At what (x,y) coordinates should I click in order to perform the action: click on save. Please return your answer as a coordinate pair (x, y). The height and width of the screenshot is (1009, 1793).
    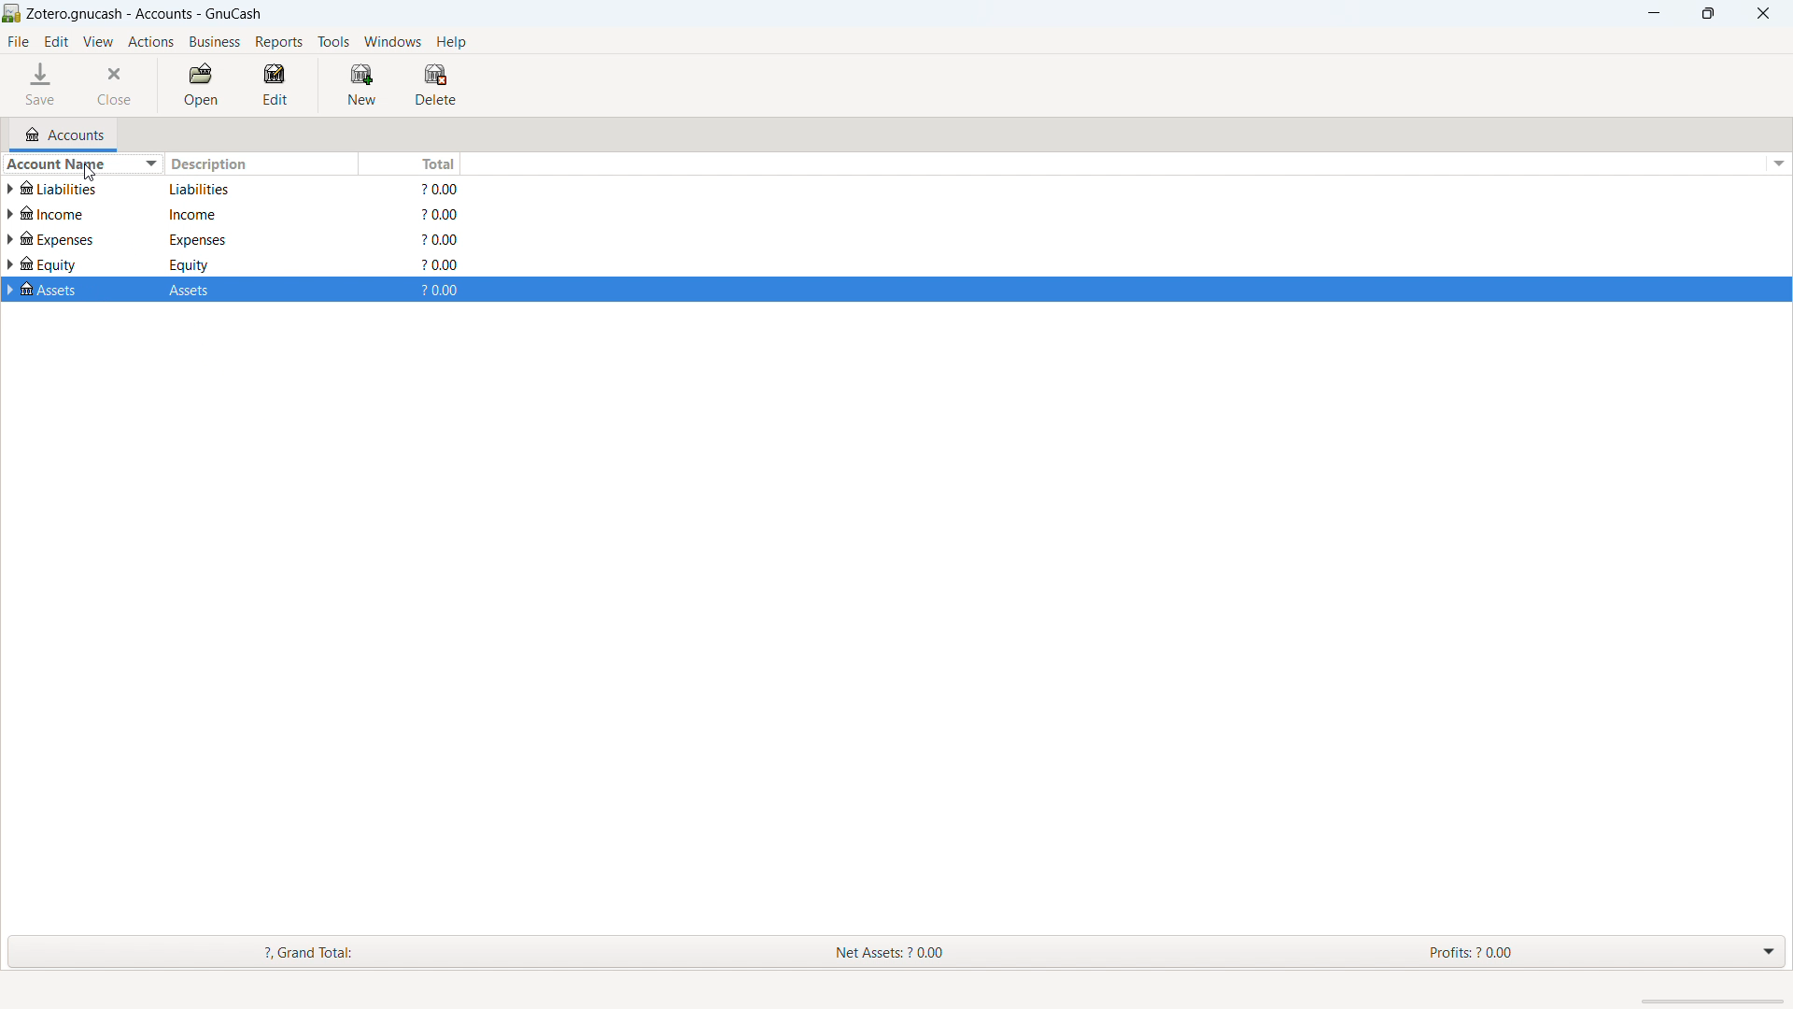
    Looking at the image, I should click on (43, 85).